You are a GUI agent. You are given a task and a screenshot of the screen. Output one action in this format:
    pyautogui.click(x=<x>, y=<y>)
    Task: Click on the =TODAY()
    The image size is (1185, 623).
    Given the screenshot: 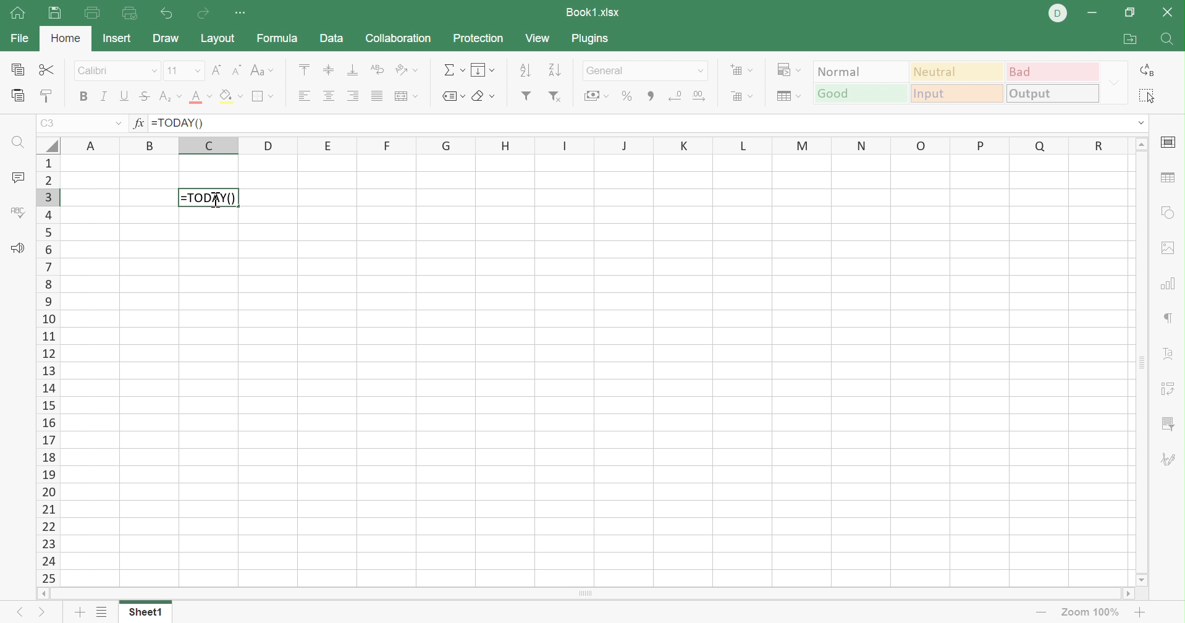 What is the action you would take?
    pyautogui.click(x=210, y=197)
    